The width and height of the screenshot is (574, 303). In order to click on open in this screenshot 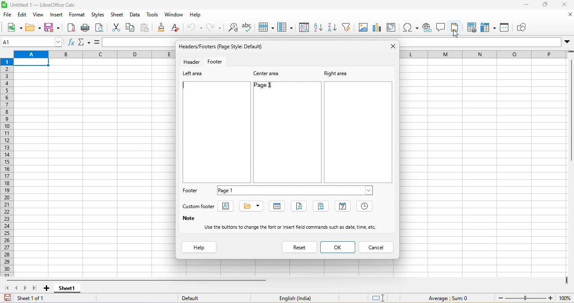, I will do `click(32, 27)`.